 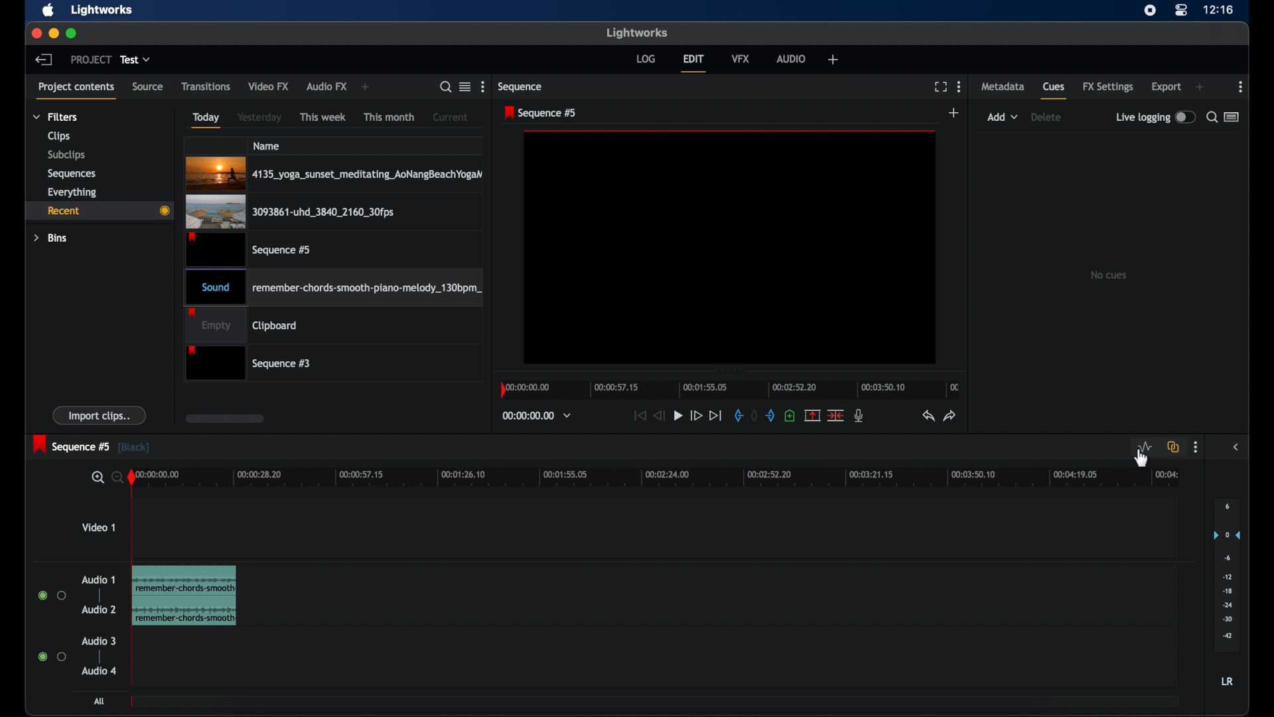 I want to click on add, so click(x=1003, y=117).